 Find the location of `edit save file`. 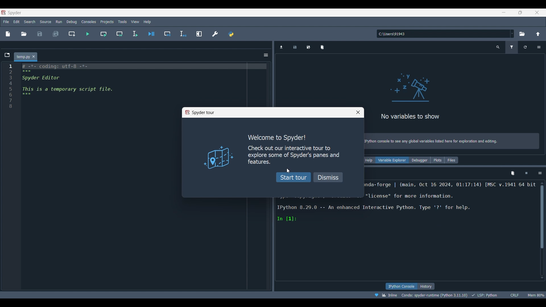

edit save file is located at coordinates (308, 47).